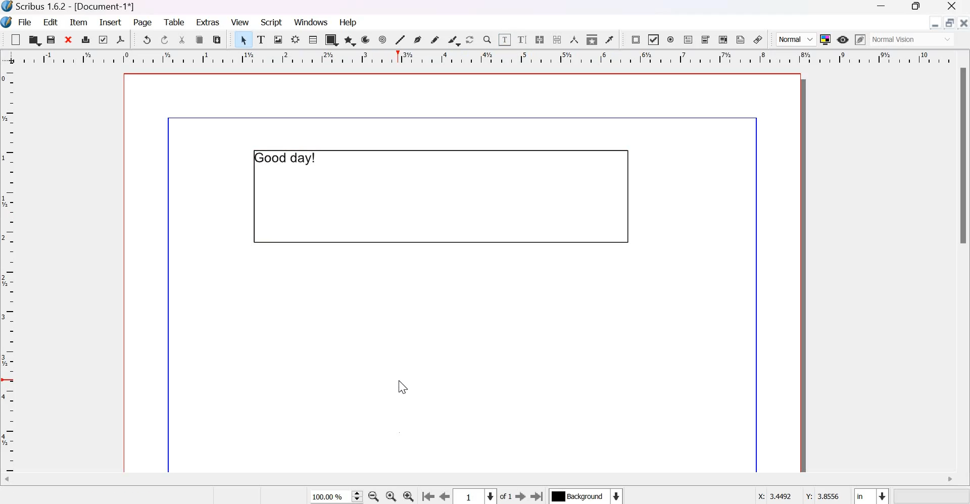  Describe the element at coordinates (724, 39) in the screenshot. I see `PDF list box` at that location.